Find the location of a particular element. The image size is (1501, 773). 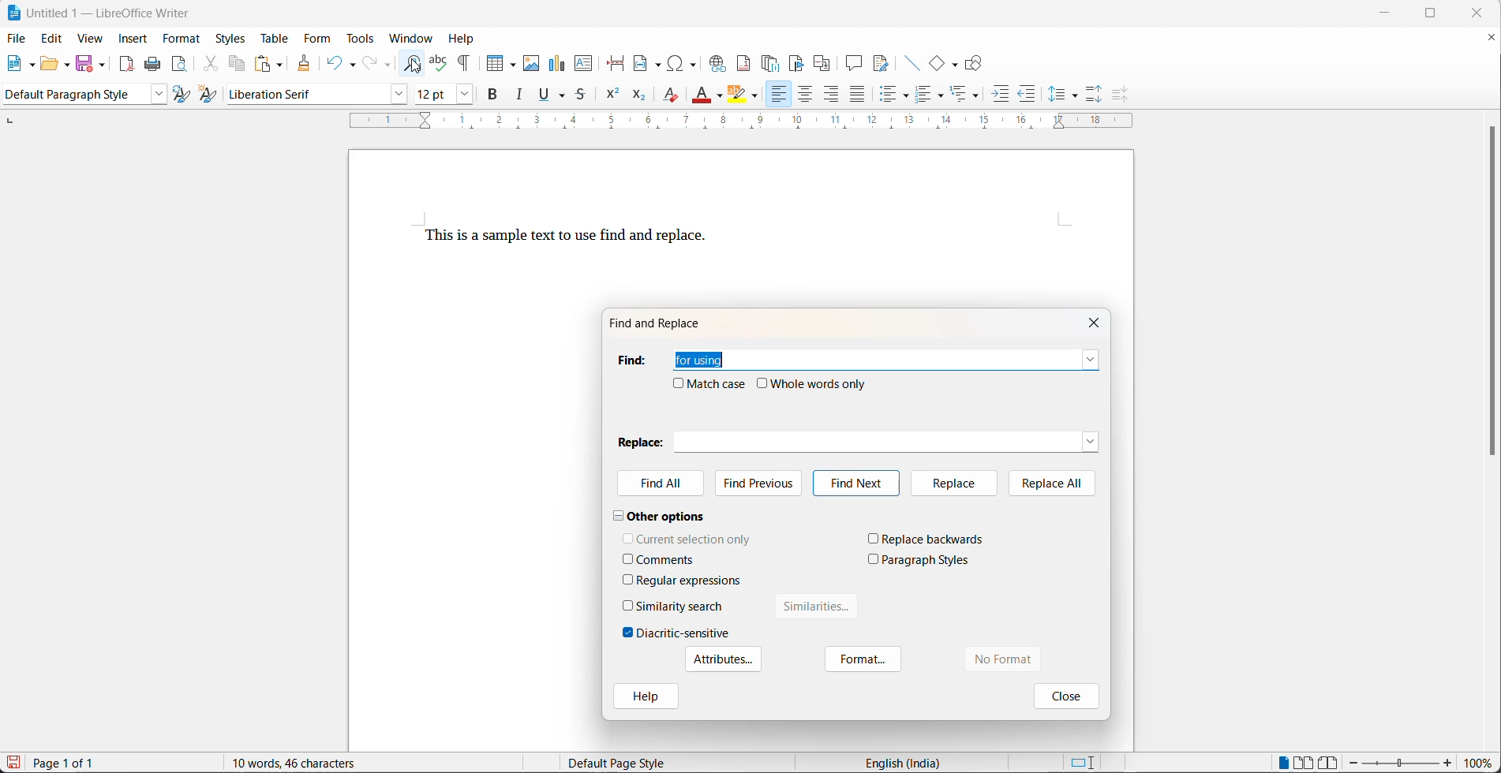

new file is located at coordinates (17, 67).